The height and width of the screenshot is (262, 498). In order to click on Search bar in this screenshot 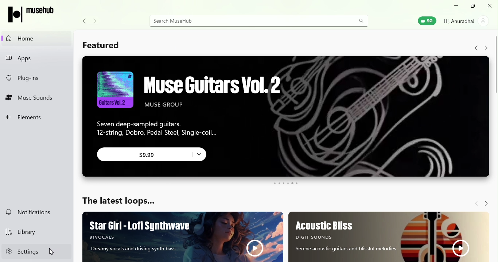, I will do `click(249, 20)`.